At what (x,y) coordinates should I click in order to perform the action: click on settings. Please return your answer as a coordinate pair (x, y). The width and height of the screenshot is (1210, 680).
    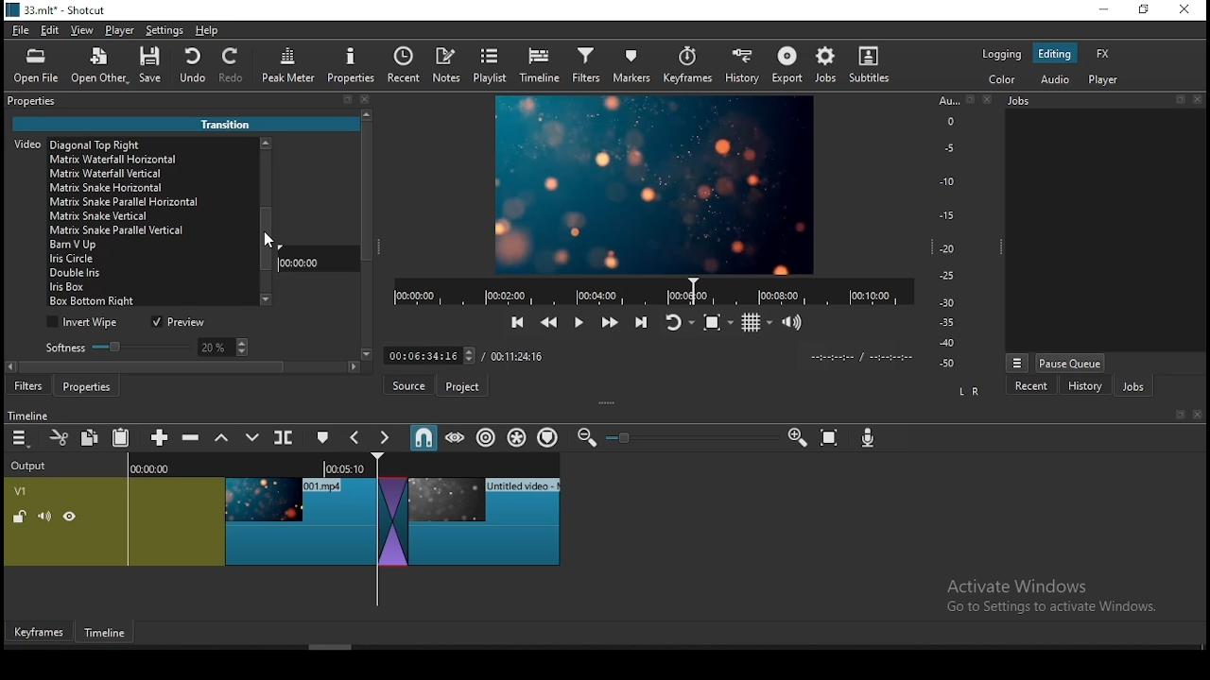
    Looking at the image, I should click on (165, 33).